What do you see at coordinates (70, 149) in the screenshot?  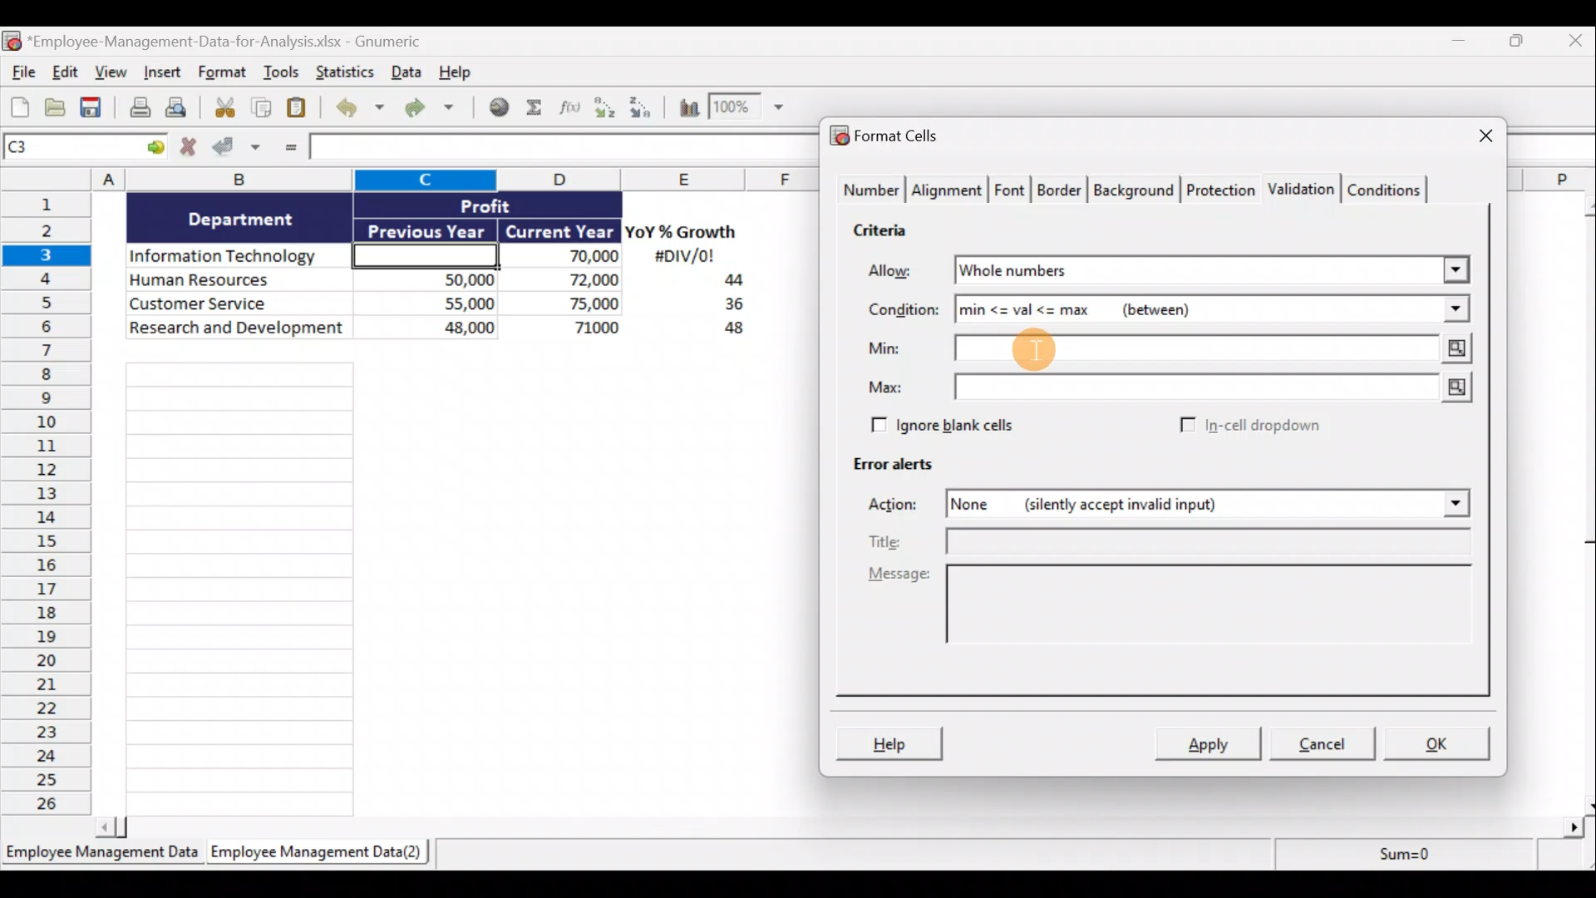 I see `Cell name C1` at bounding box center [70, 149].